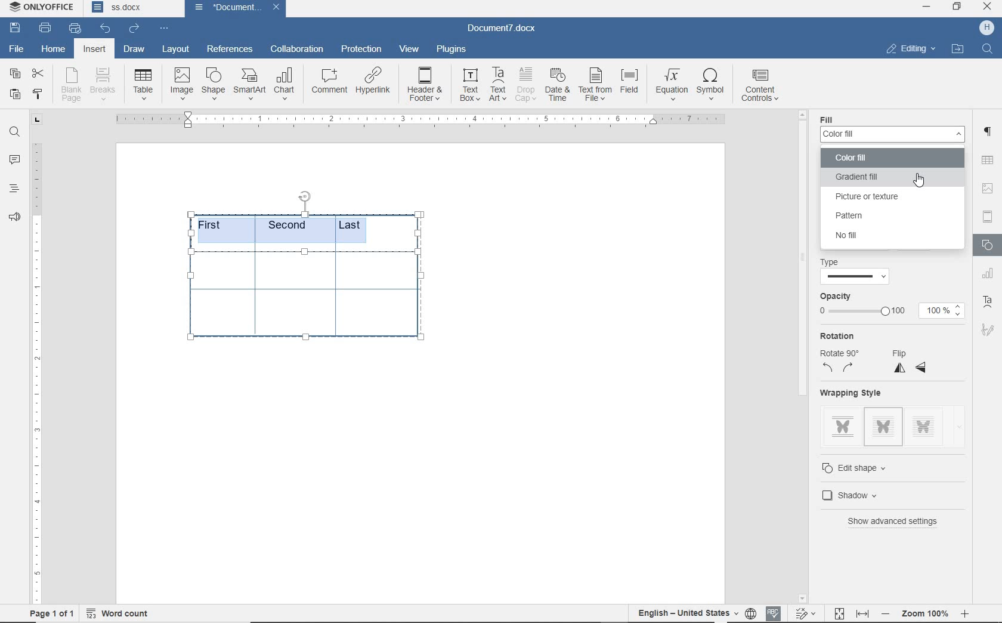 The height and width of the screenshot is (623, 1002). Describe the element at coordinates (94, 50) in the screenshot. I see `insert` at that location.